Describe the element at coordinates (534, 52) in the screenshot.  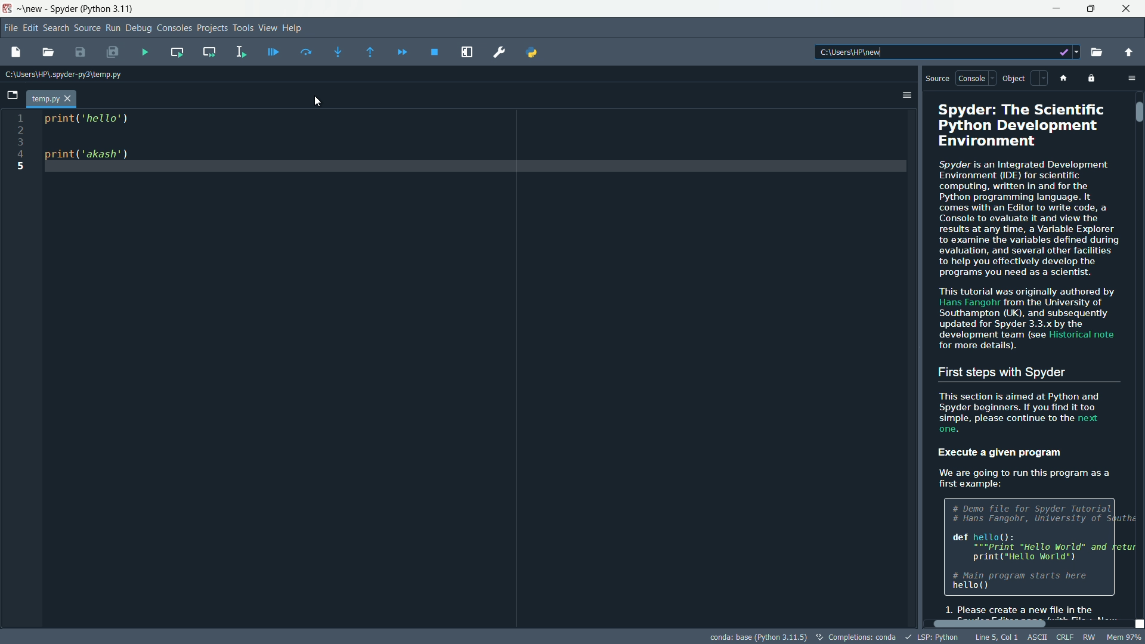
I see `PYTHONPATH manager` at that location.